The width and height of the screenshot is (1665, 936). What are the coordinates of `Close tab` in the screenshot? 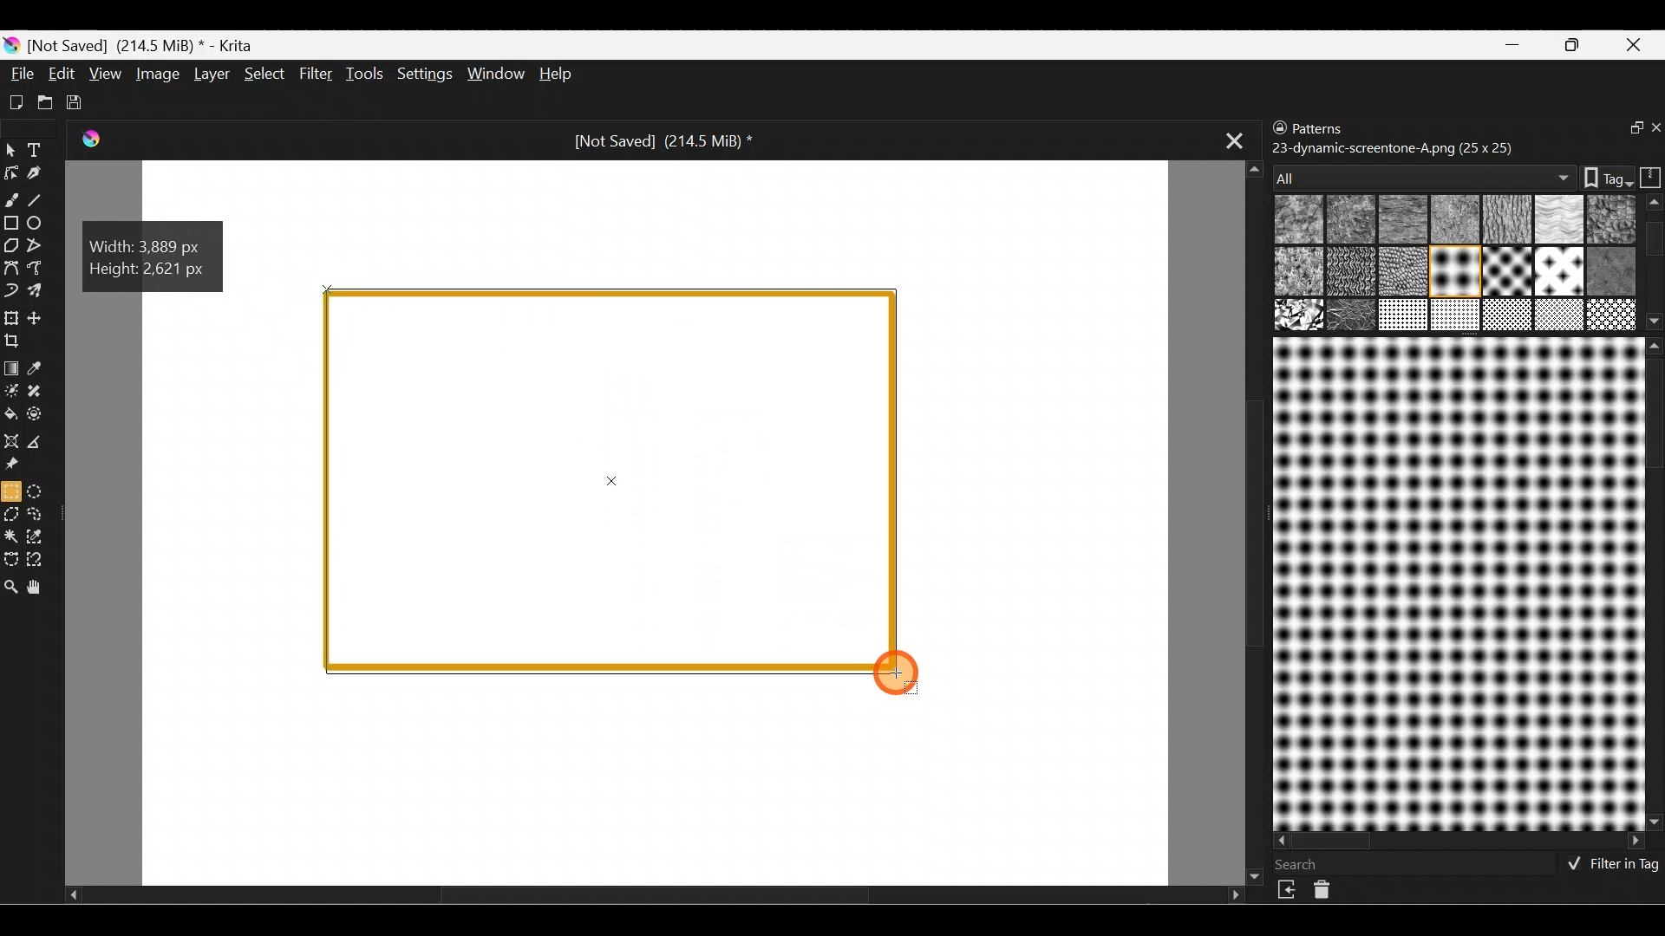 It's located at (1227, 141).